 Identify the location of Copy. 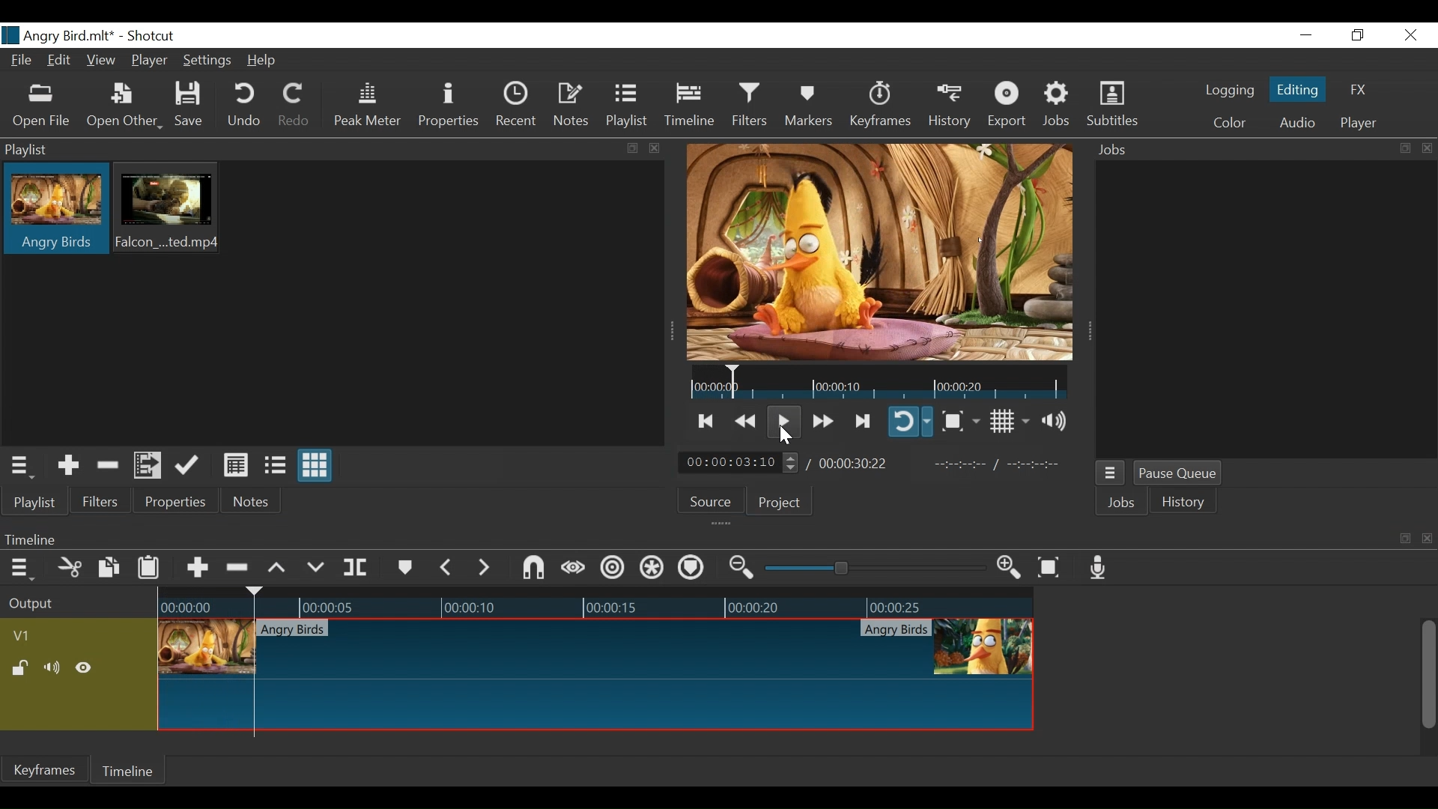
(107, 568).